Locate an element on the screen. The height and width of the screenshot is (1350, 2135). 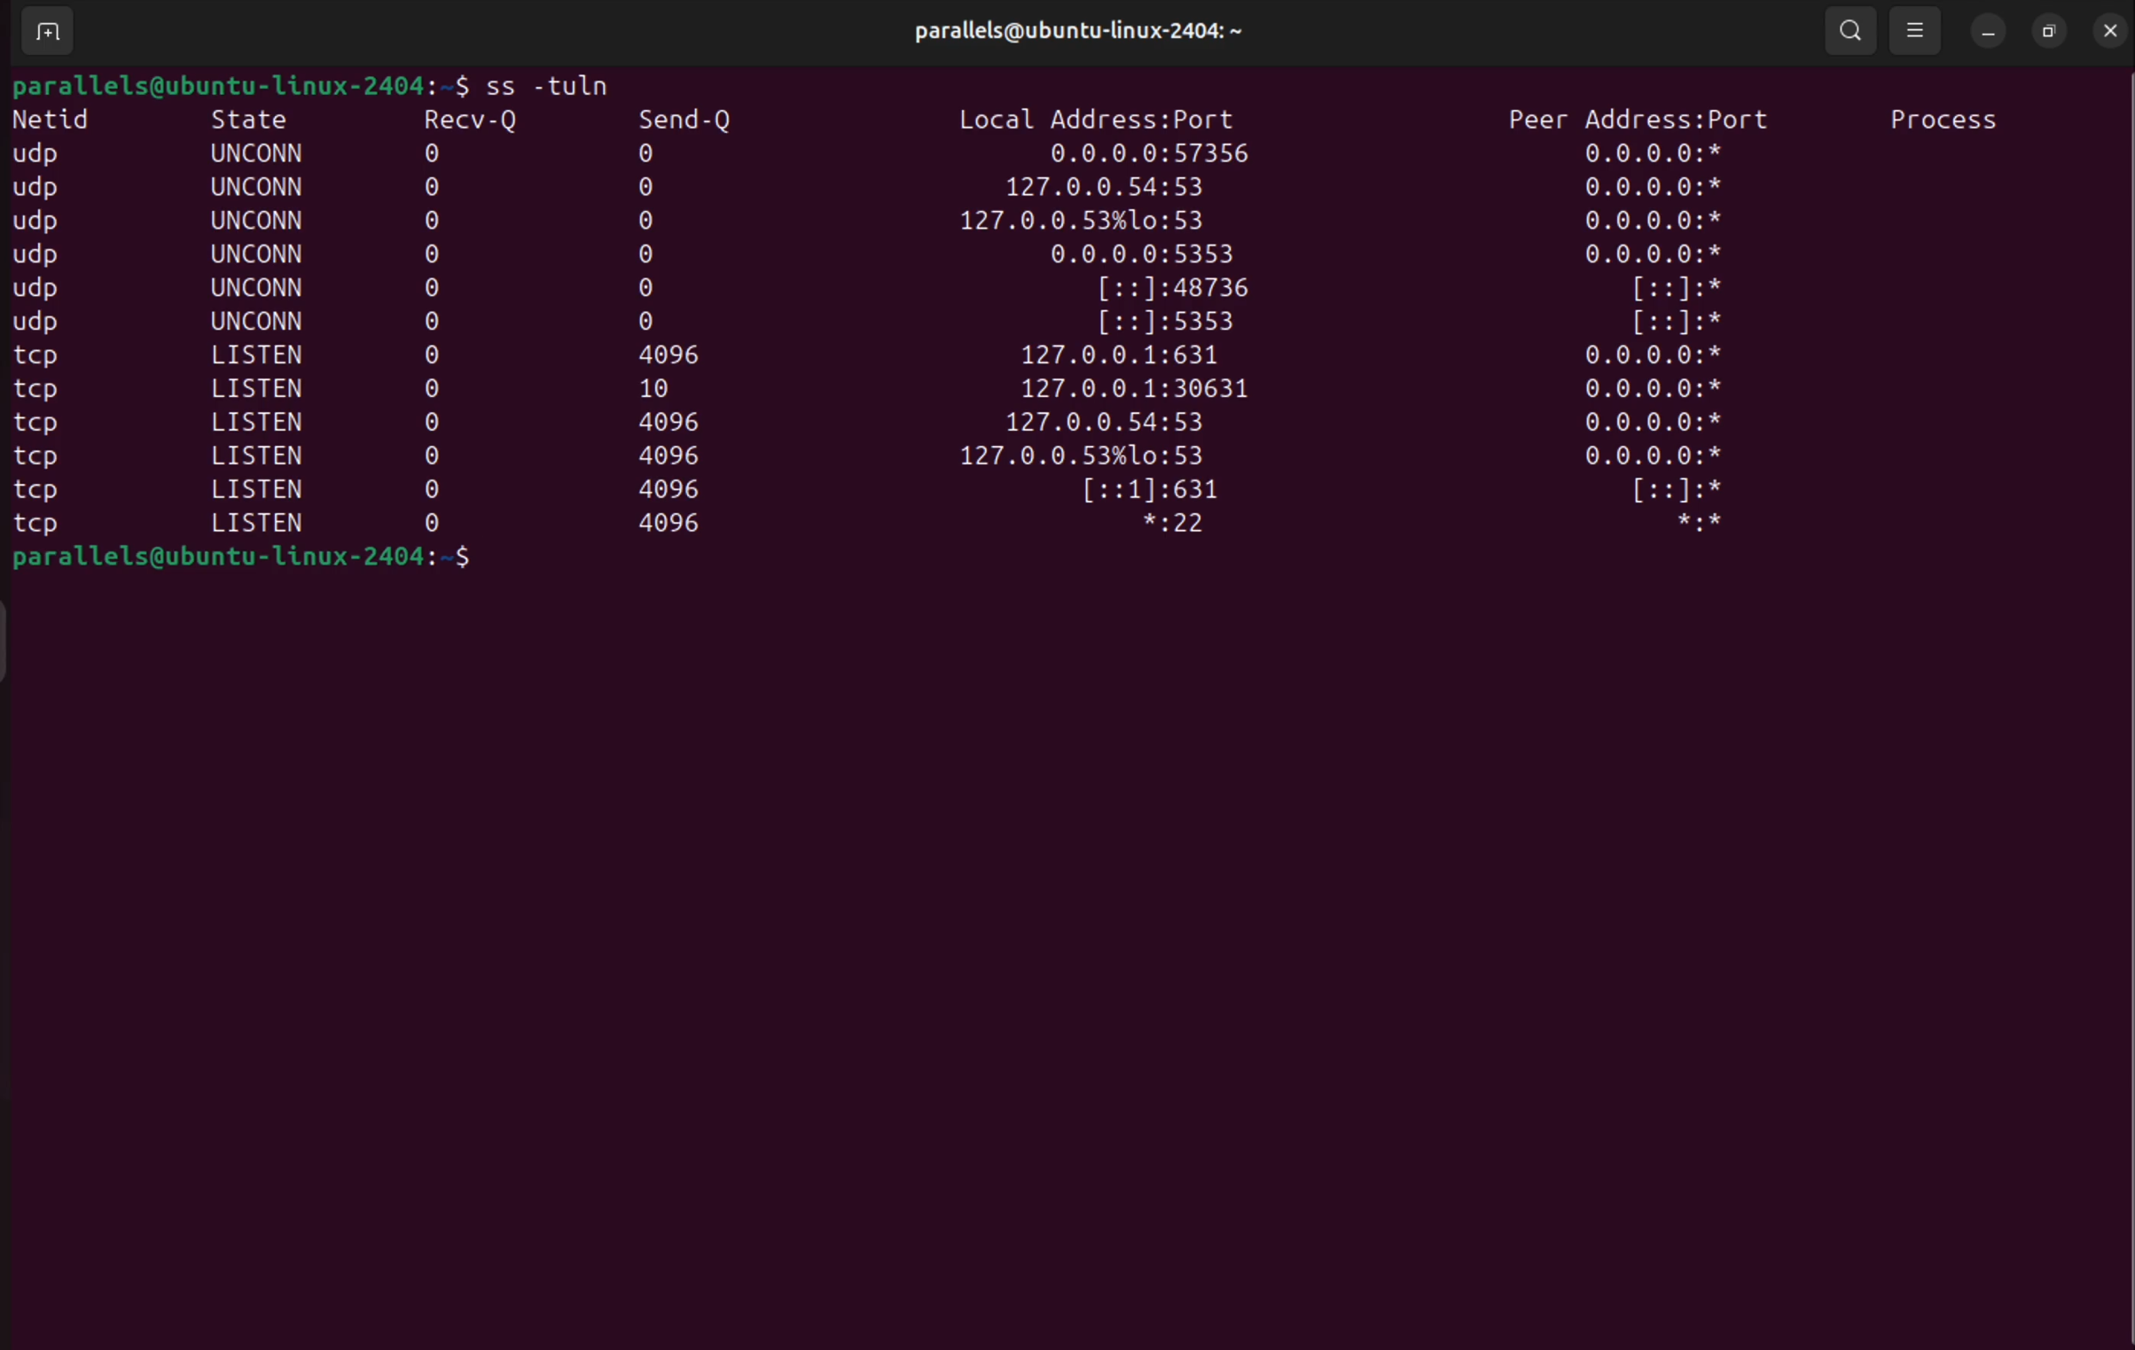
listen is located at coordinates (261, 454).